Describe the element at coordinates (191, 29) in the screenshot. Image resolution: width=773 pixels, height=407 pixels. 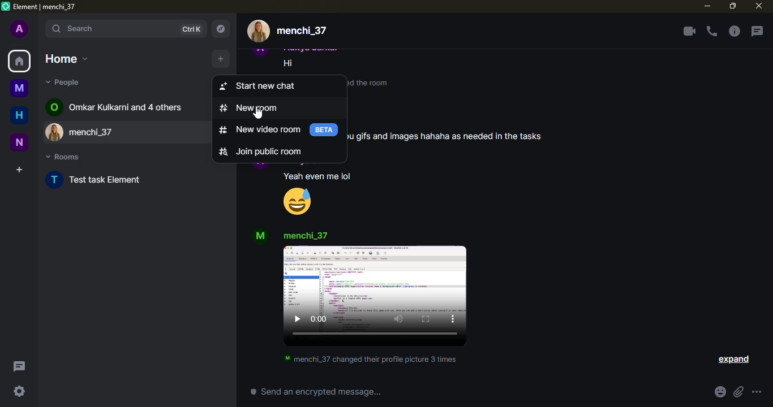
I see `ctrl K` at that location.